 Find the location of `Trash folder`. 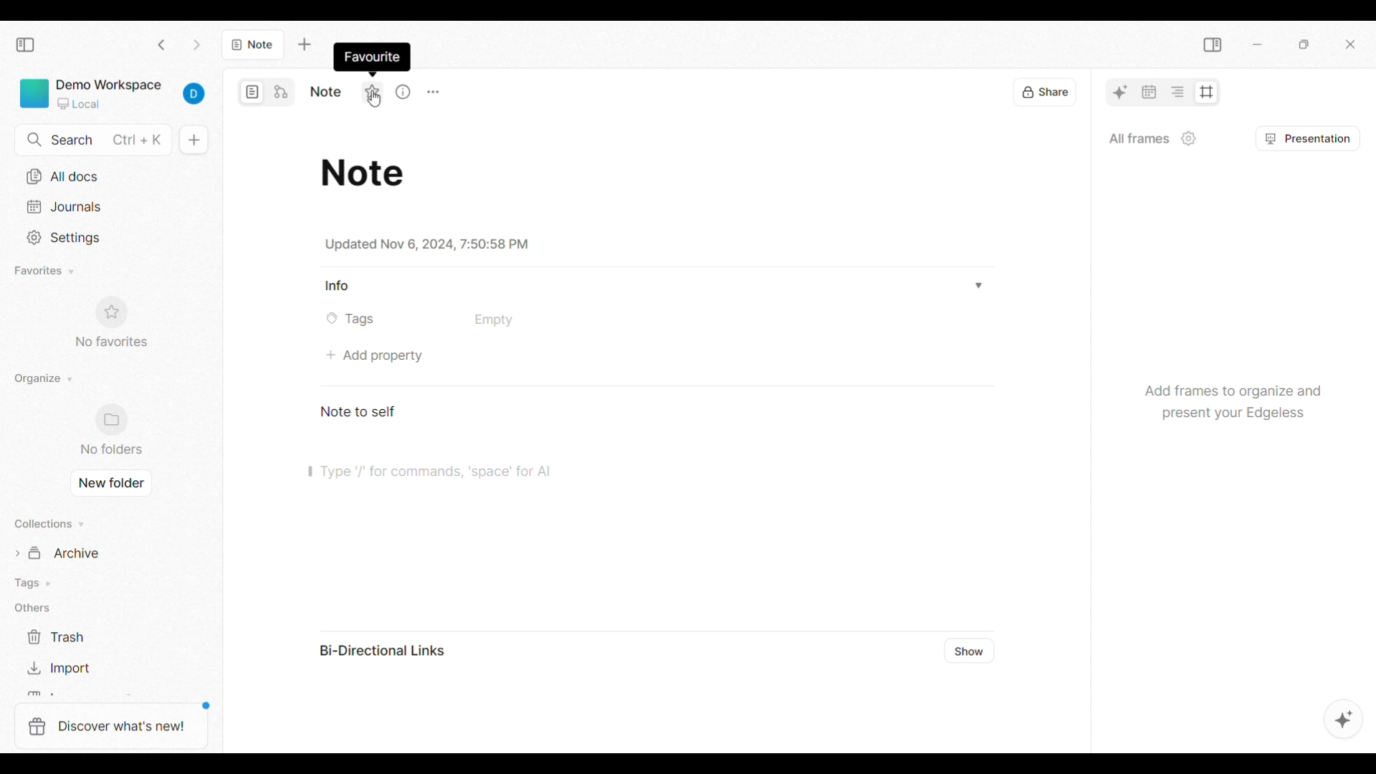

Trash folder is located at coordinates (93, 638).